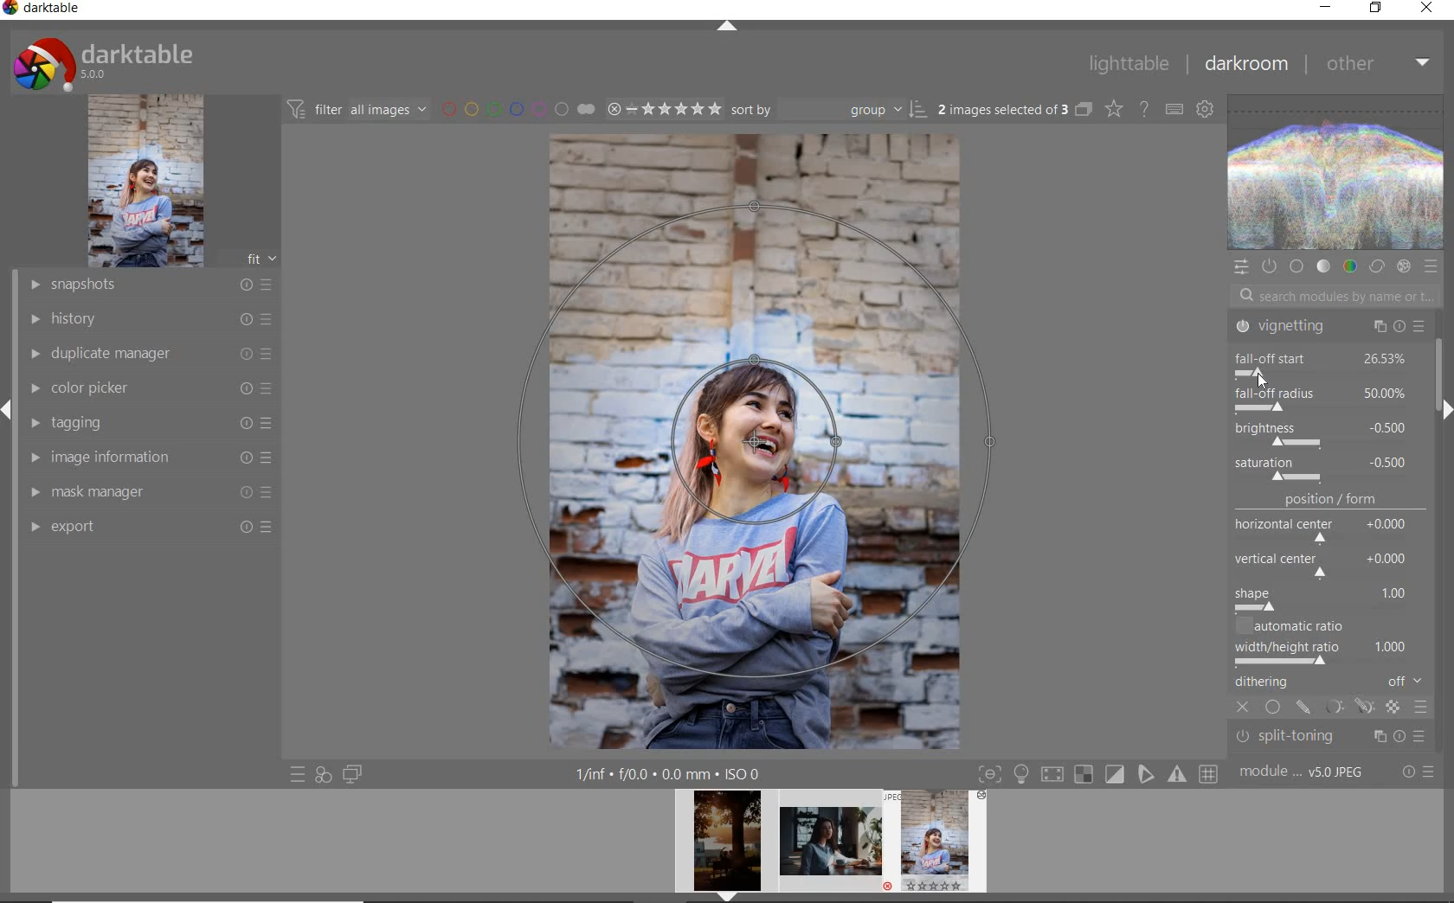 This screenshot has height=903, width=1454. What do you see at coordinates (149, 285) in the screenshot?
I see `snapshots` at bounding box center [149, 285].